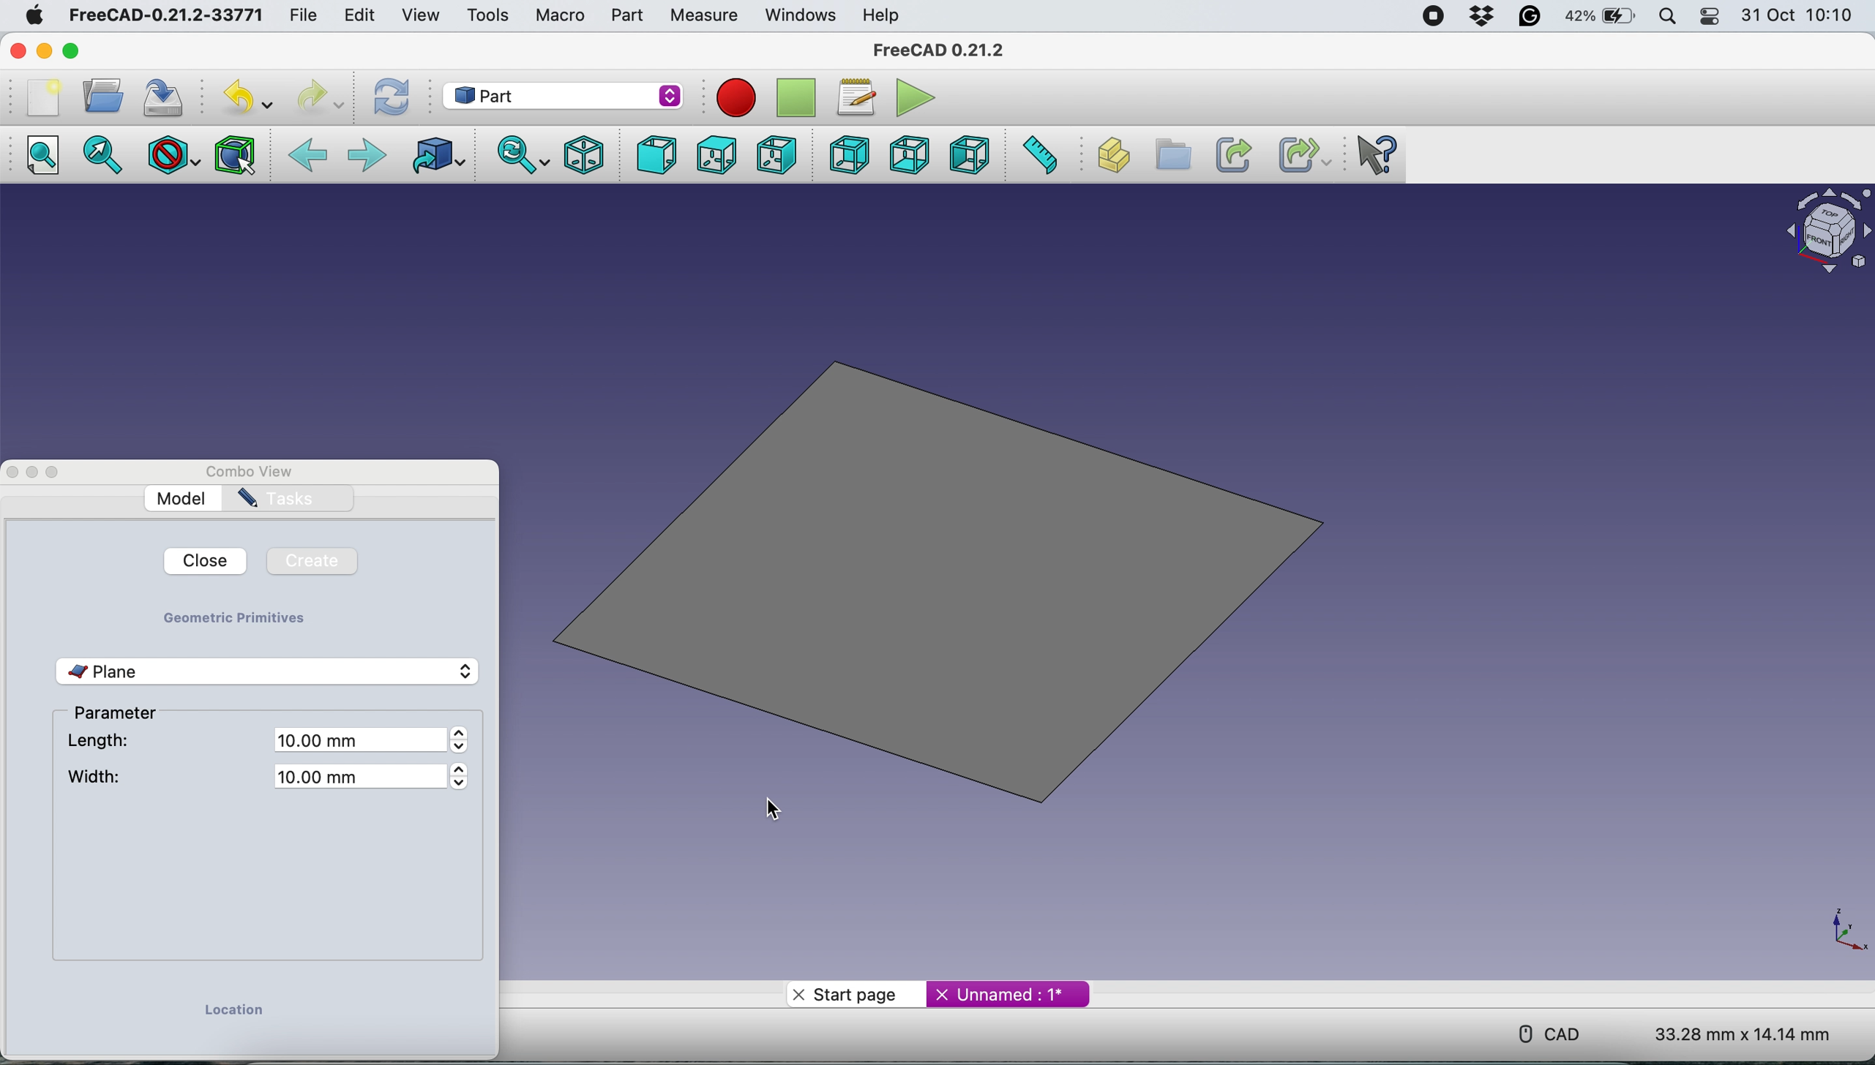 This screenshot has height=1065, width=1875. What do you see at coordinates (1709, 15) in the screenshot?
I see `Control Center` at bounding box center [1709, 15].